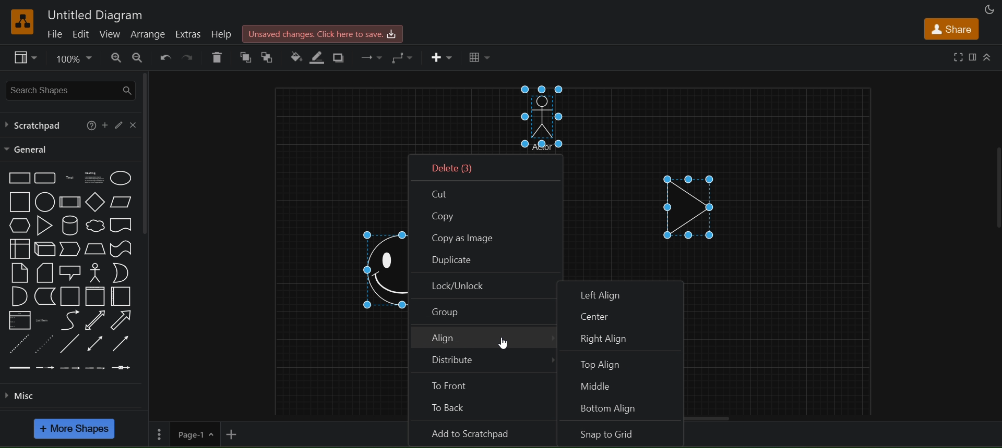 Image resolution: width=1002 pixels, height=448 pixels. Describe the element at coordinates (17, 248) in the screenshot. I see `internal storage` at that location.